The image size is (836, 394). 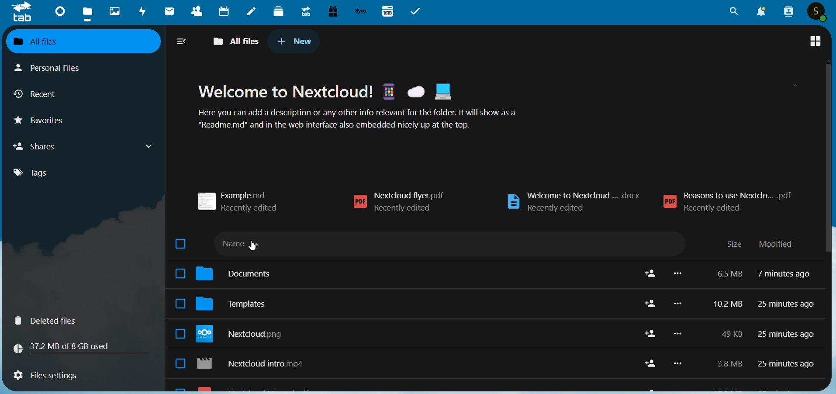 What do you see at coordinates (295, 41) in the screenshot?
I see `New` at bounding box center [295, 41].